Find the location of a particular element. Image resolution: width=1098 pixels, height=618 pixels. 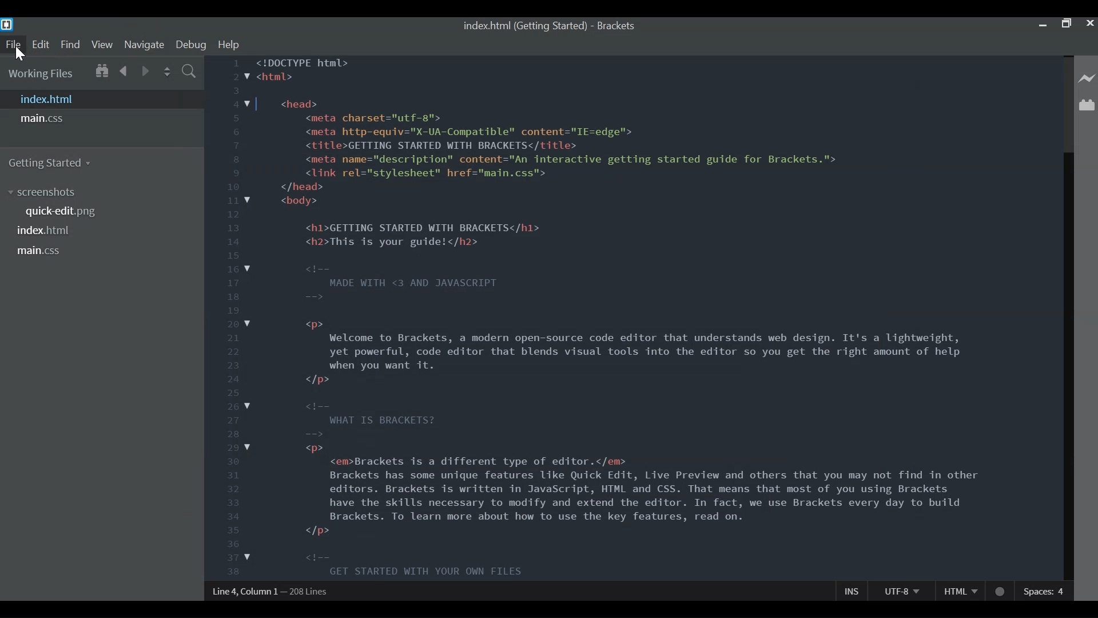

Vertical Scroll bar is located at coordinates (1068, 365).